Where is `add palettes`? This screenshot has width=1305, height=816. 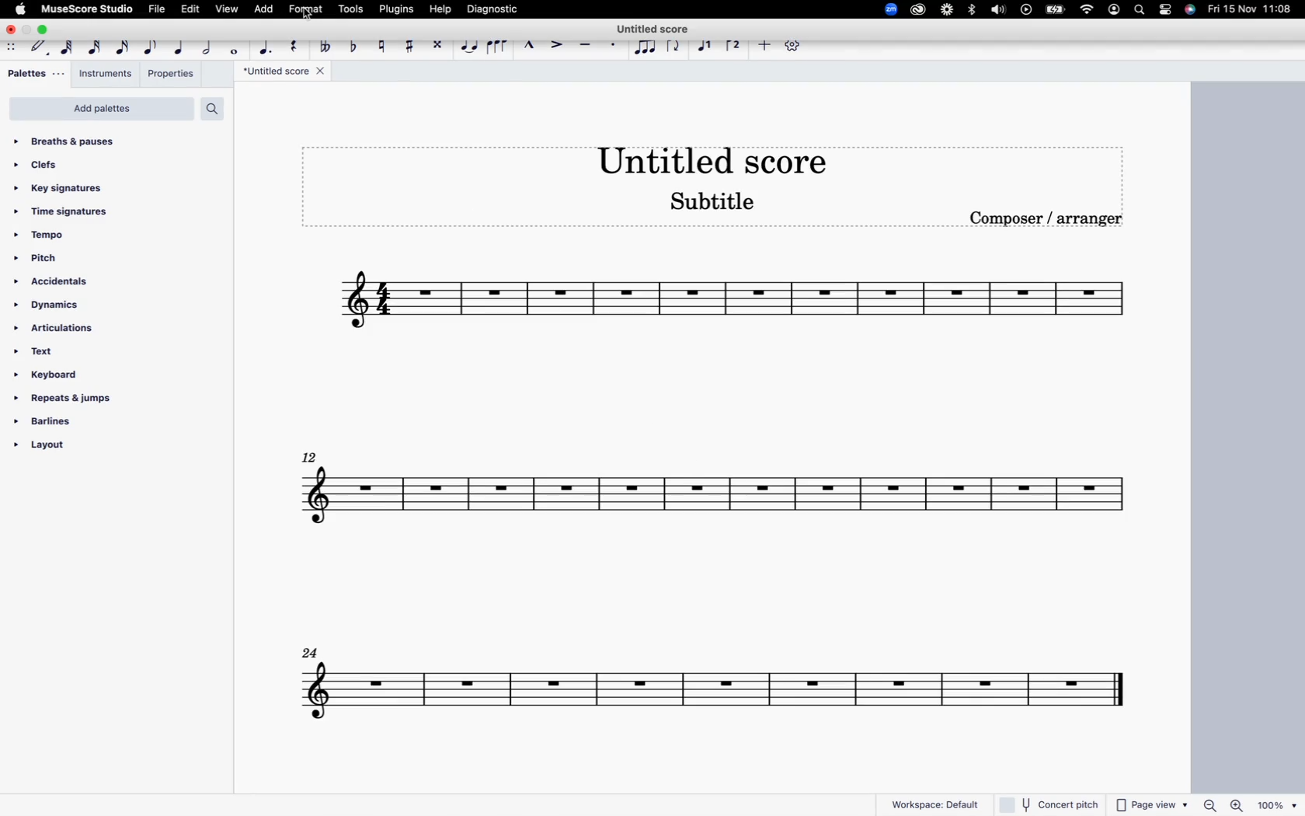
add palettes is located at coordinates (101, 109).